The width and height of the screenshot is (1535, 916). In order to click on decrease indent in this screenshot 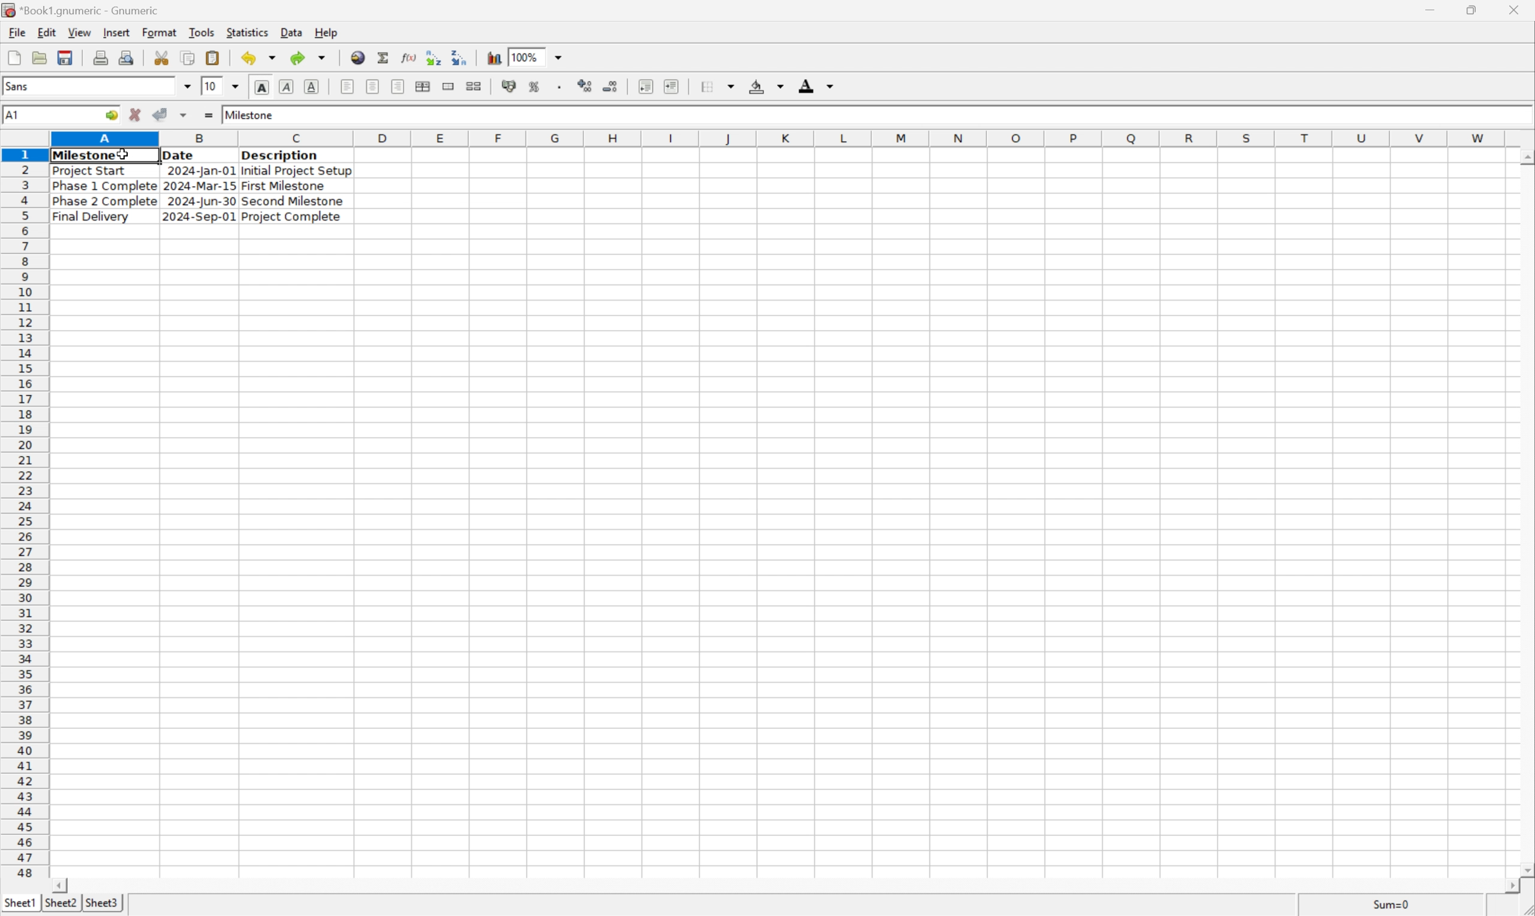, I will do `click(646, 88)`.